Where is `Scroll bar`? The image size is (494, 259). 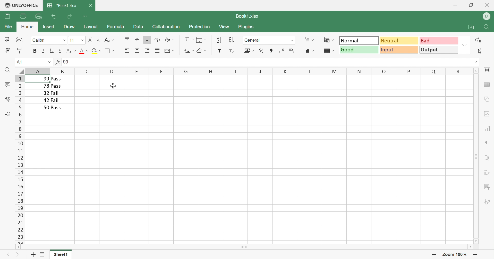 Scroll bar is located at coordinates (476, 156).